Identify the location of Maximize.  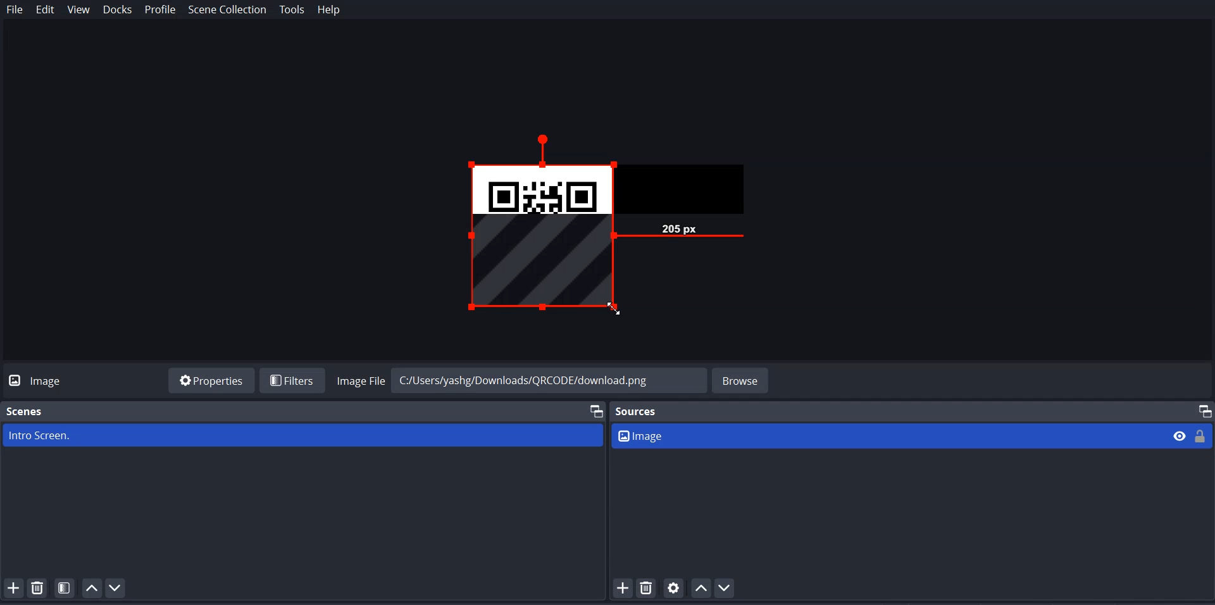
(1205, 409).